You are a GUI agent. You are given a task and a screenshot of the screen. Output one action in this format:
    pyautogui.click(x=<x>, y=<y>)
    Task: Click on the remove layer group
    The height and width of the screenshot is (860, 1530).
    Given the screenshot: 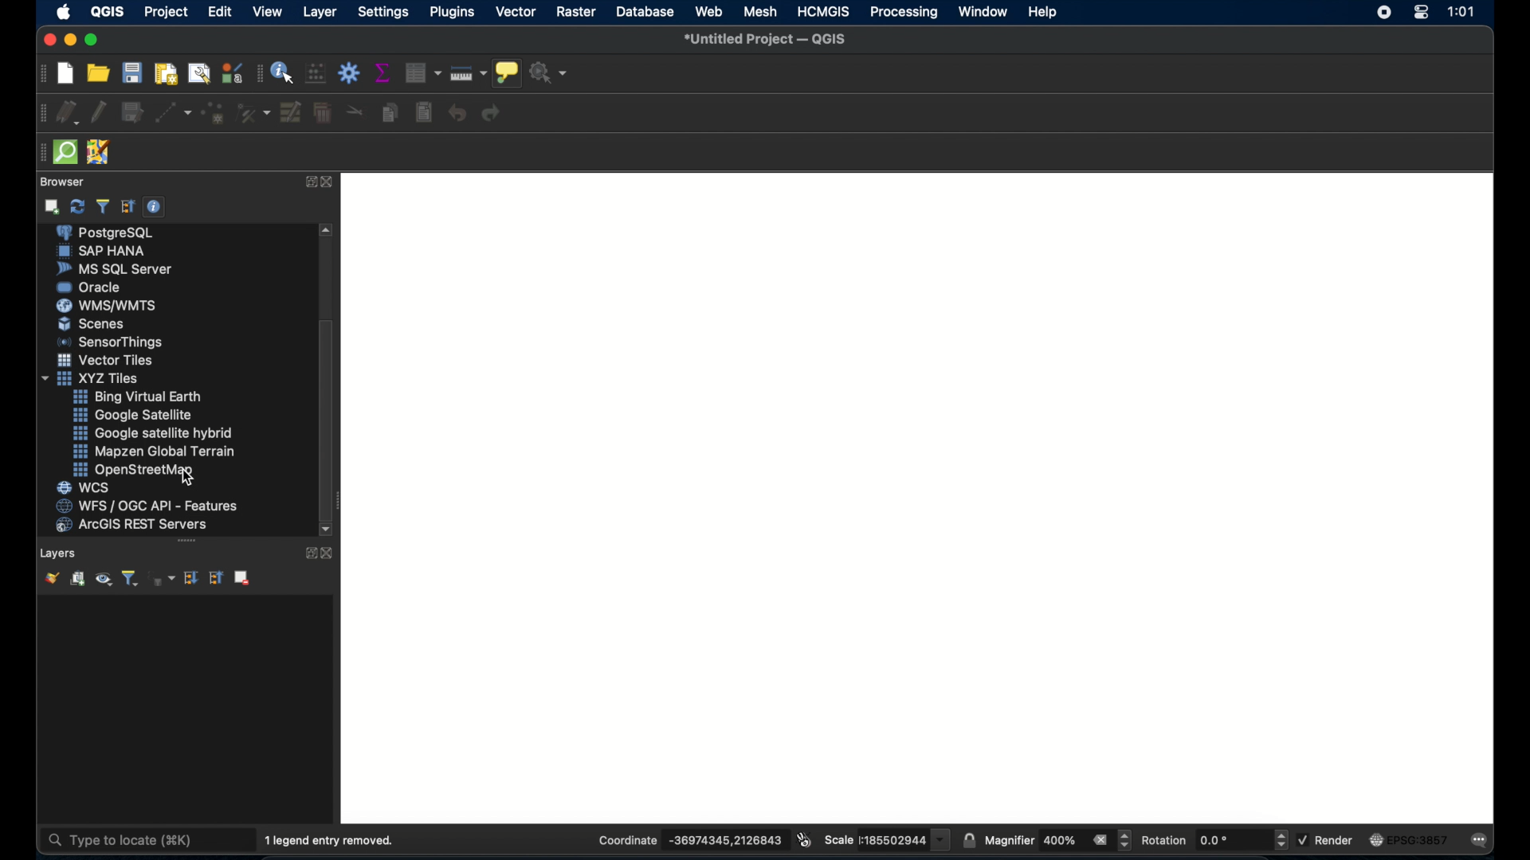 What is the action you would take?
    pyautogui.click(x=245, y=579)
    